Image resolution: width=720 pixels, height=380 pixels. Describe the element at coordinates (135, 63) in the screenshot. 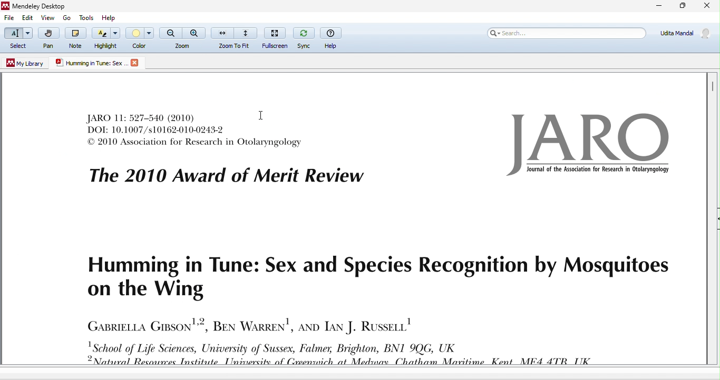

I see `close` at that location.